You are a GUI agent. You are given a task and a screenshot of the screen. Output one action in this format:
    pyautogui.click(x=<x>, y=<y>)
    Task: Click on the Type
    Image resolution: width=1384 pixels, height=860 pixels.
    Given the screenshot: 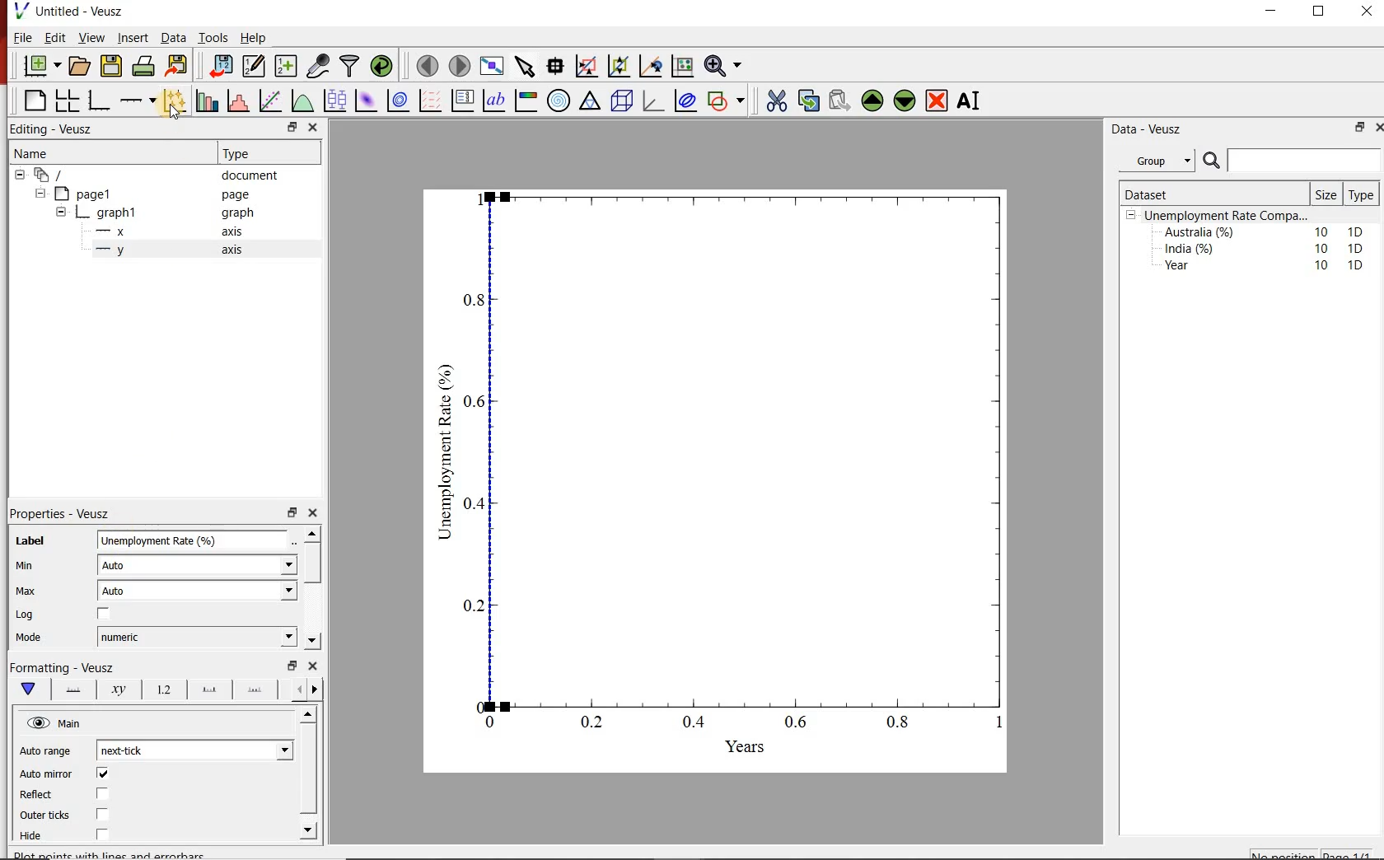 What is the action you would take?
    pyautogui.click(x=258, y=153)
    